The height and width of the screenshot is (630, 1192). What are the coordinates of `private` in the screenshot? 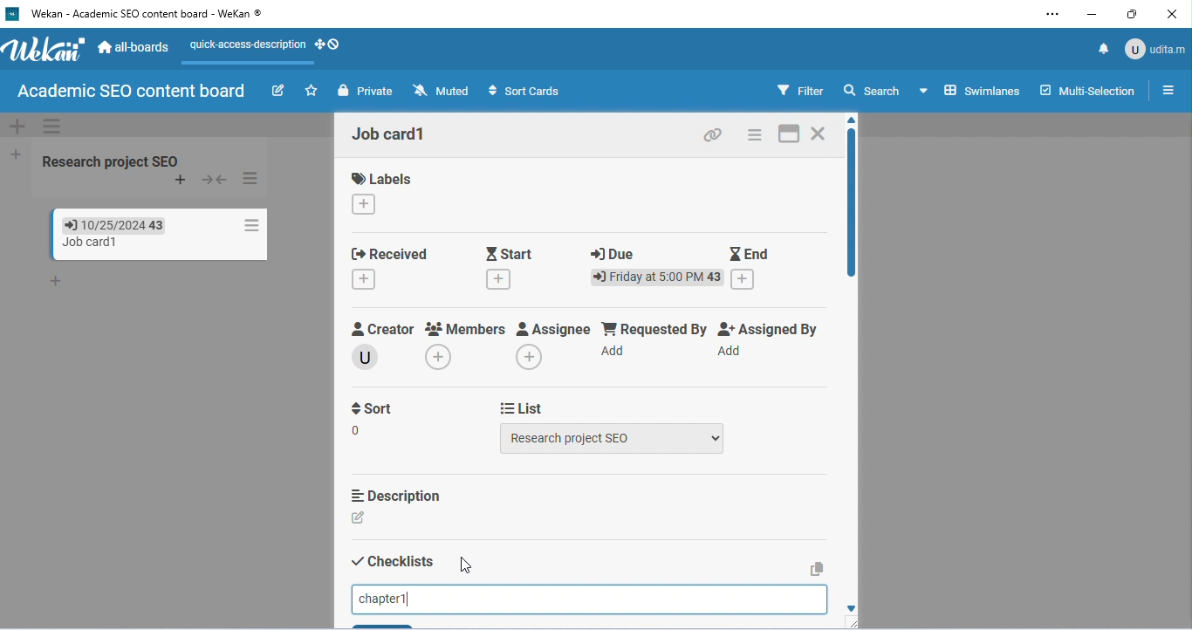 It's located at (365, 91).